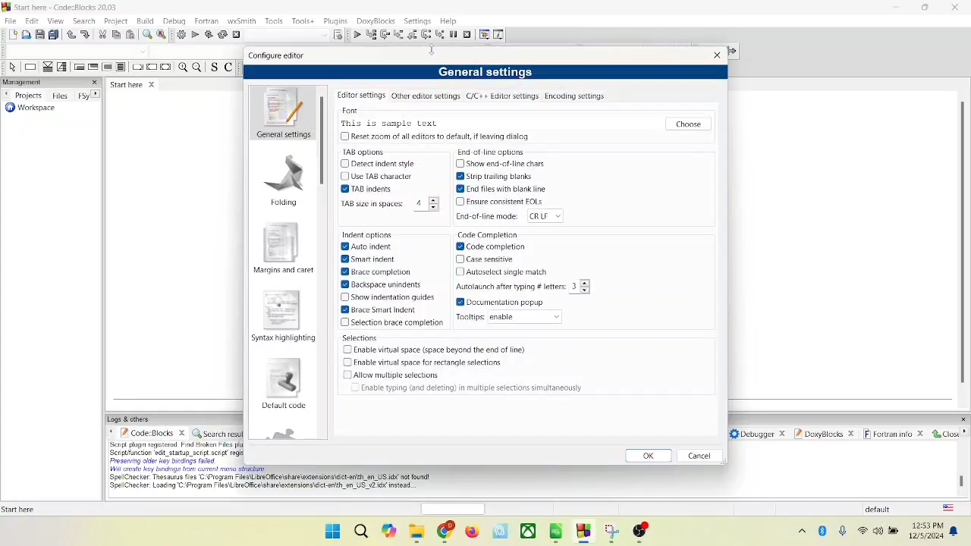 The height and width of the screenshot is (546, 971). What do you see at coordinates (359, 337) in the screenshot?
I see `selections` at bounding box center [359, 337].